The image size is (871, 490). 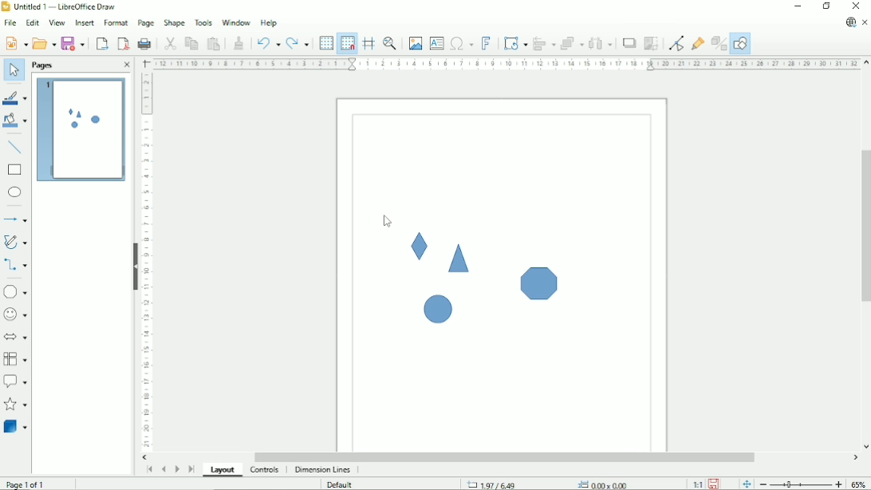 What do you see at coordinates (675, 42) in the screenshot?
I see `Toggle point edit mode` at bounding box center [675, 42].